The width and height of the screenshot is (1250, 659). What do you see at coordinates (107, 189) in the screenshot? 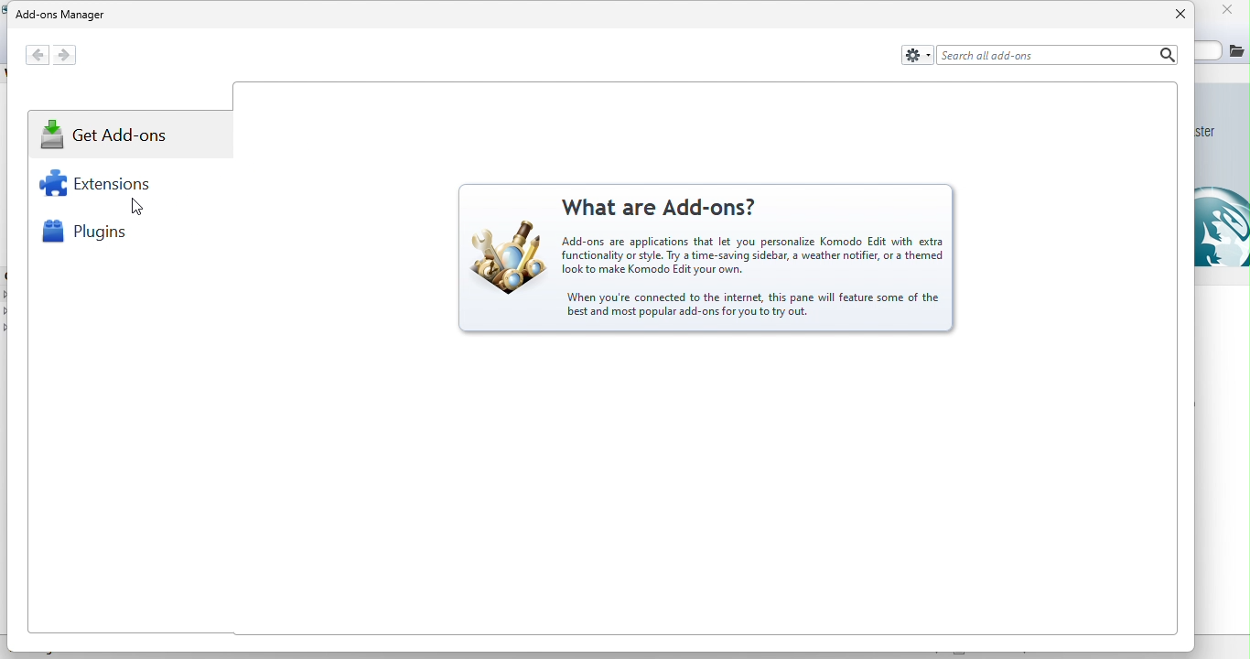
I see `extensions` at bounding box center [107, 189].